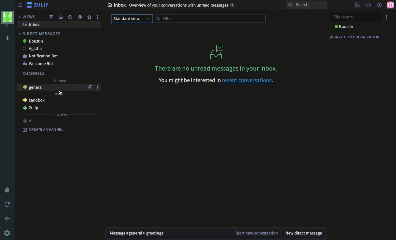 The height and width of the screenshot is (240, 396). What do you see at coordinates (32, 48) in the screenshot?
I see `Agatha ` at bounding box center [32, 48].